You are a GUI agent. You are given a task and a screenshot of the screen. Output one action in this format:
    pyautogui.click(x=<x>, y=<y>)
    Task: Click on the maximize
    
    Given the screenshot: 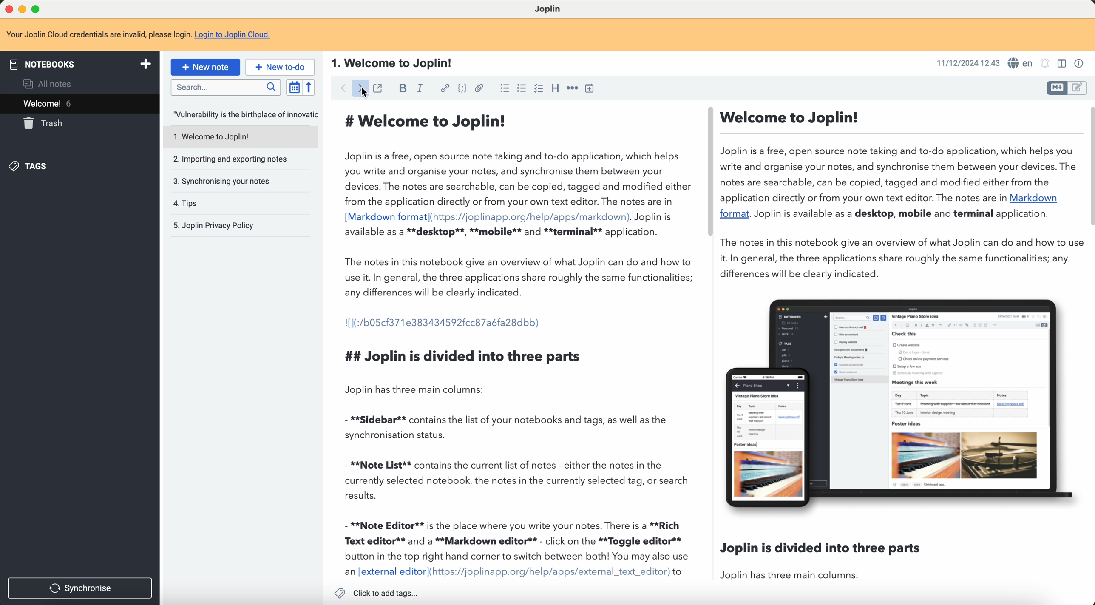 What is the action you would take?
    pyautogui.click(x=41, y=7)
    